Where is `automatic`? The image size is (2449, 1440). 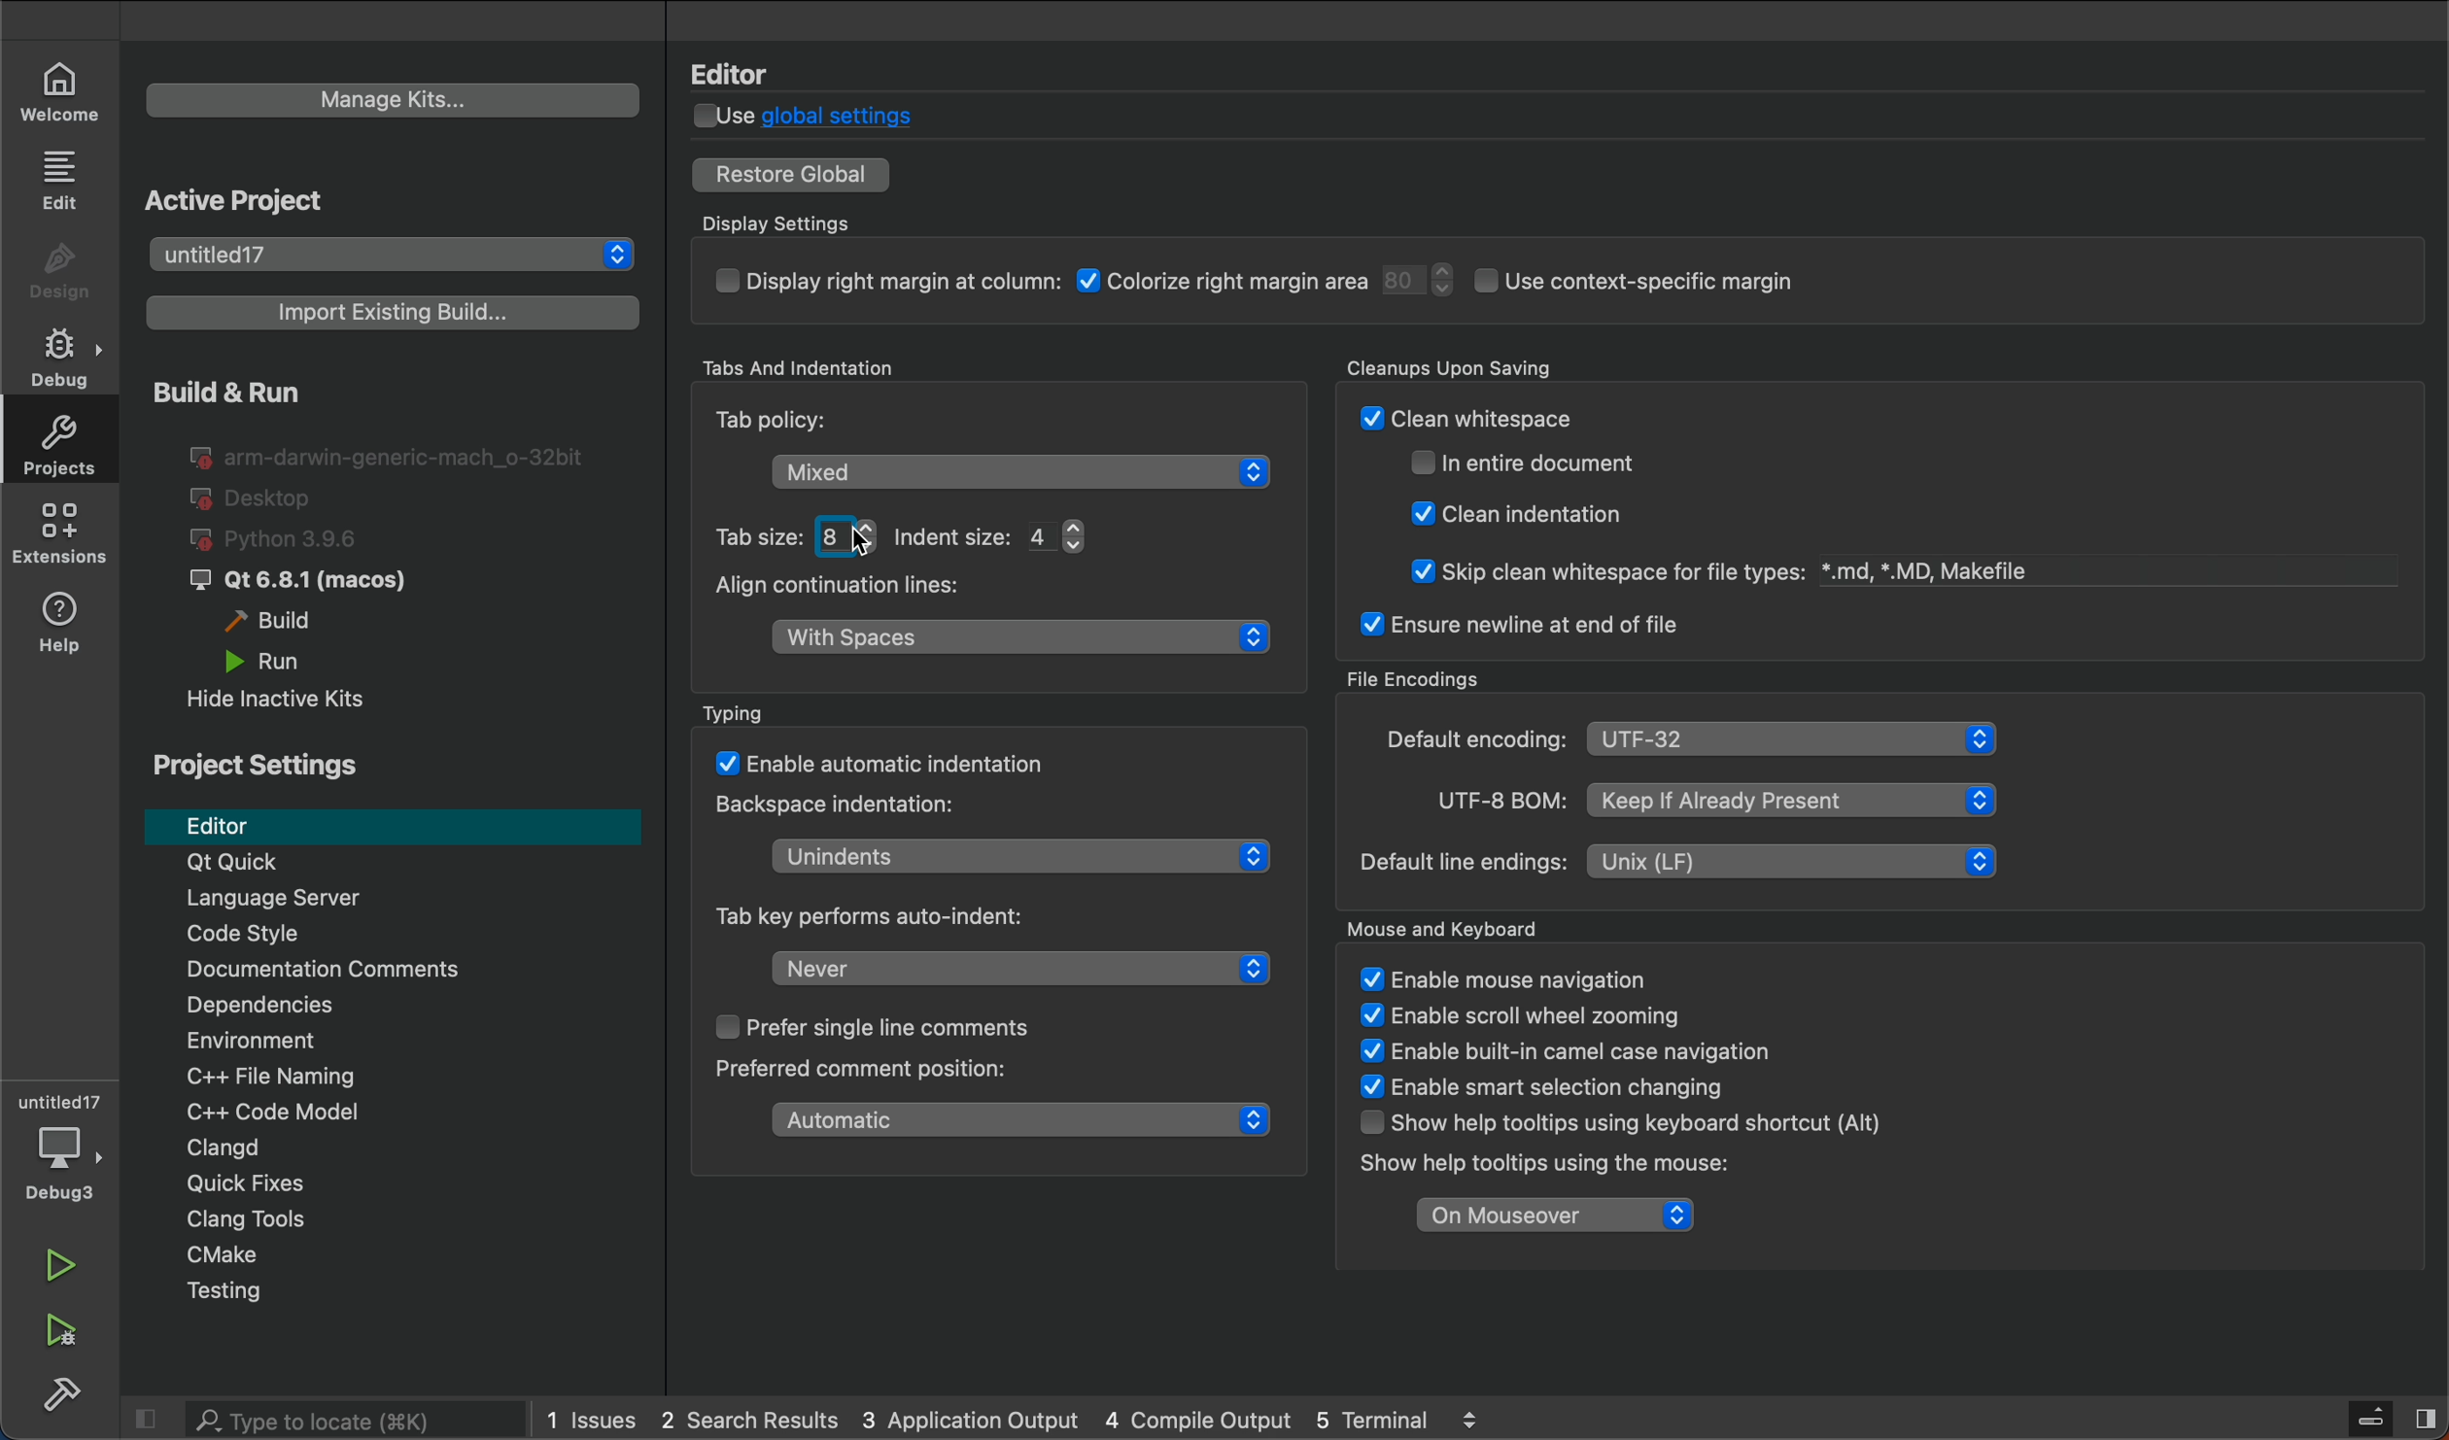
automatic is located at coordinates (1009, 1124).